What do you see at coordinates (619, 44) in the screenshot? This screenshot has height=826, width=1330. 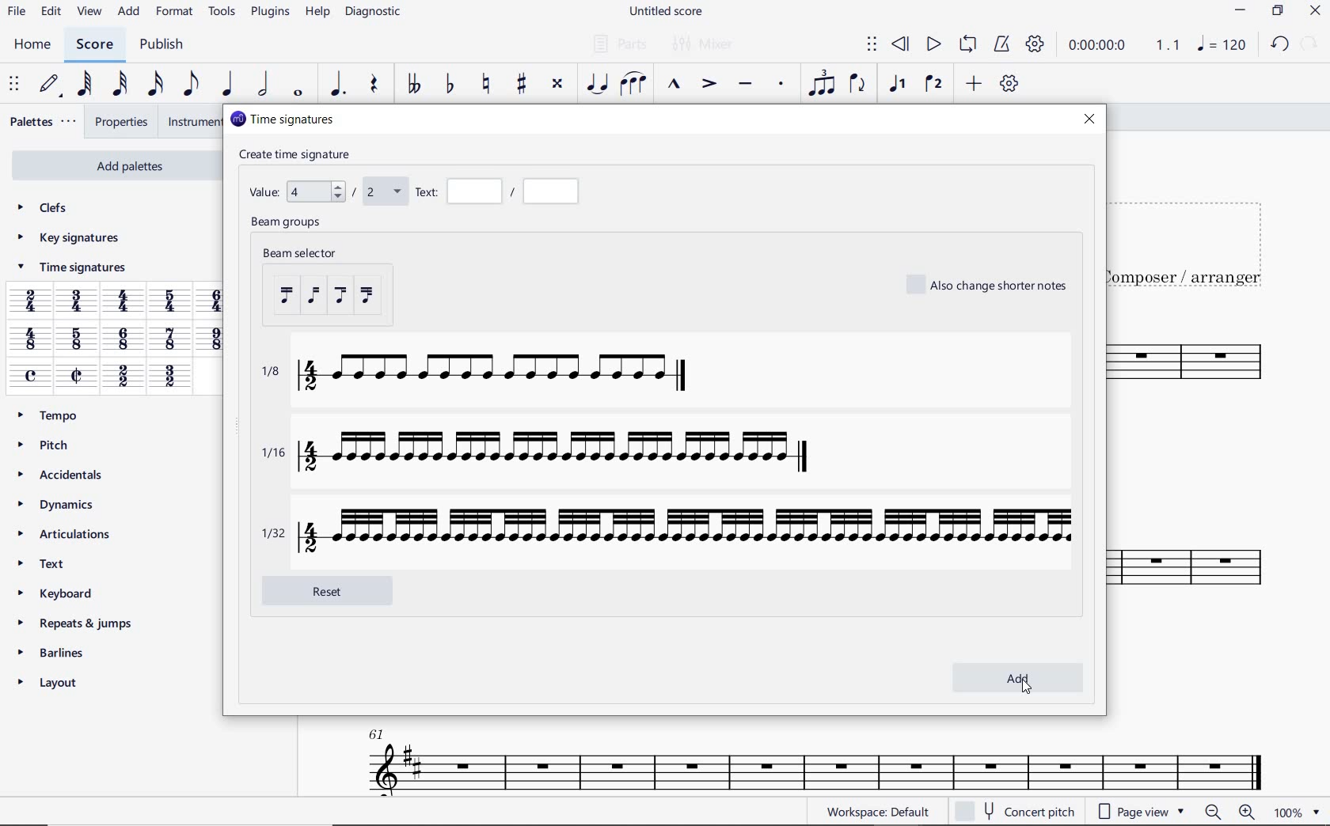 I see `PARTS` at bounding box center [619, 44].